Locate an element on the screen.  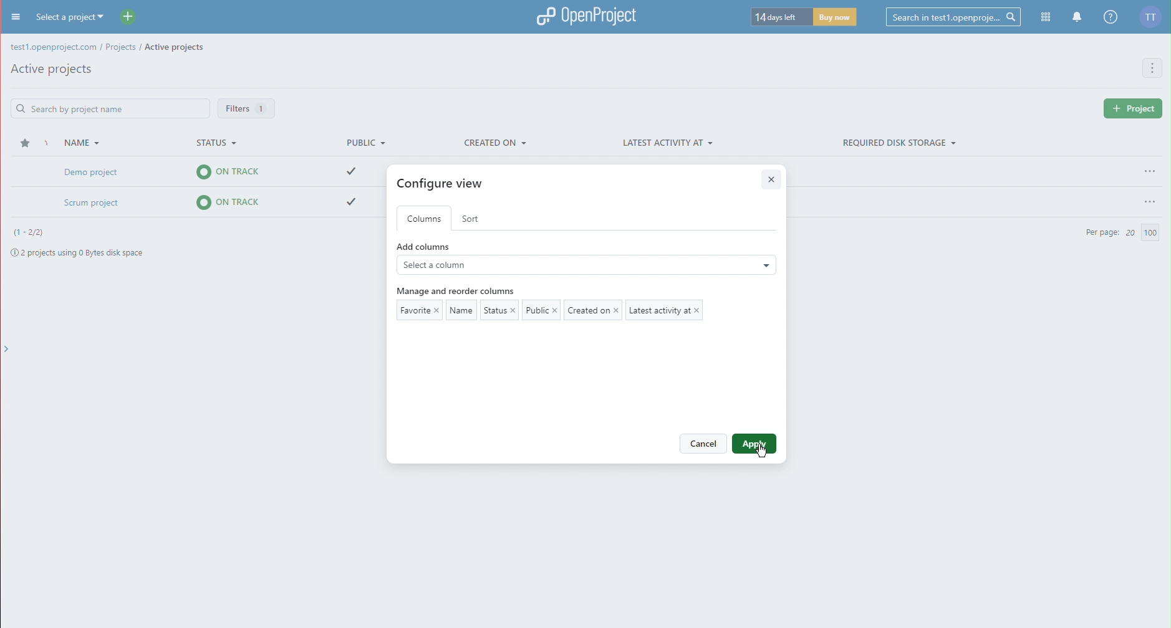
Projects number is located at coordinates (31, 232).